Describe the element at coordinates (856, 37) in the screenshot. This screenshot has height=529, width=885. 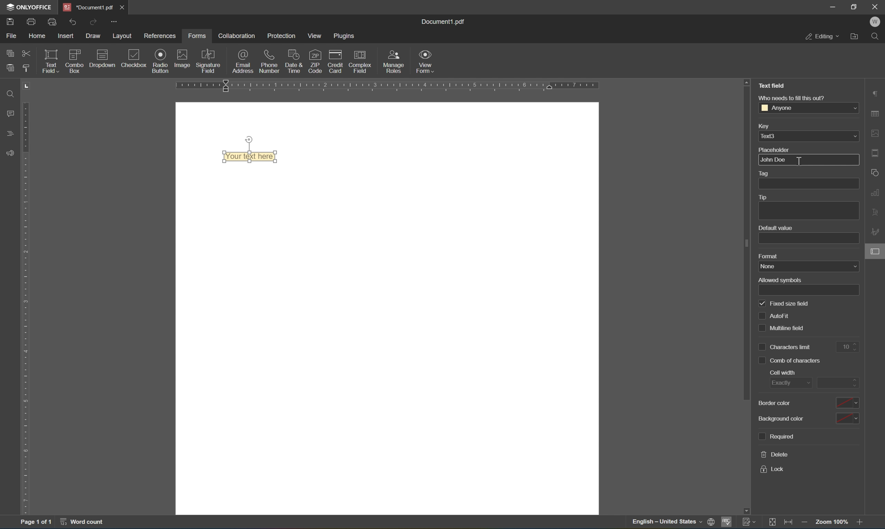
I see `open file location` at that location.